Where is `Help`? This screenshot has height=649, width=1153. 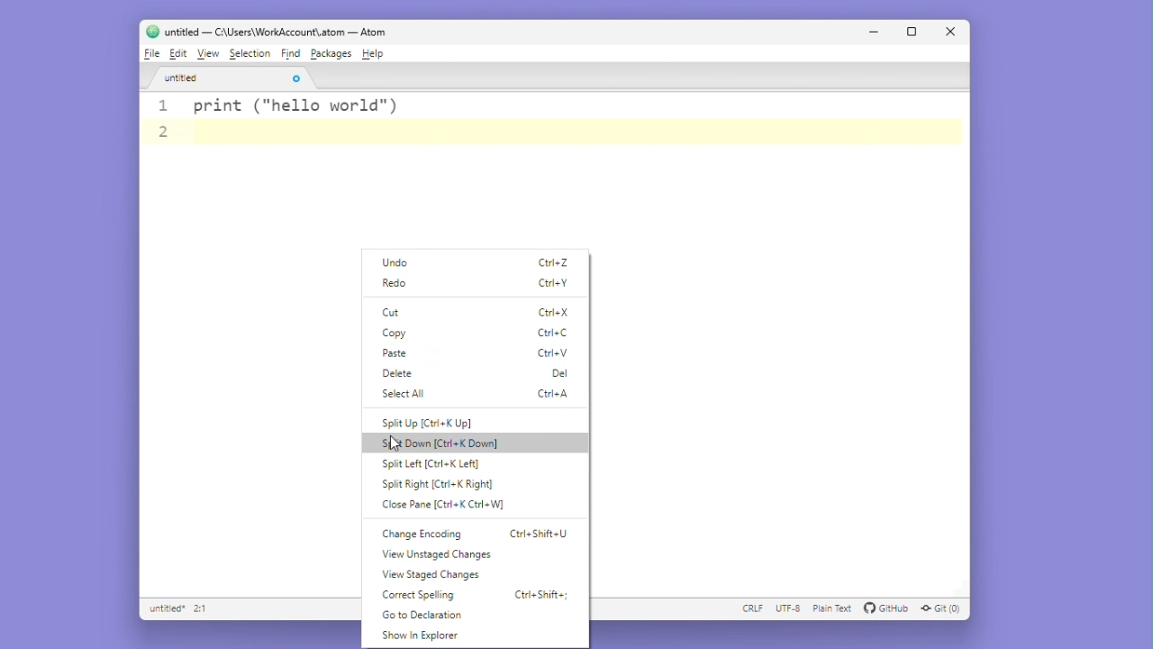
Help is located at coordinates (376, 53).